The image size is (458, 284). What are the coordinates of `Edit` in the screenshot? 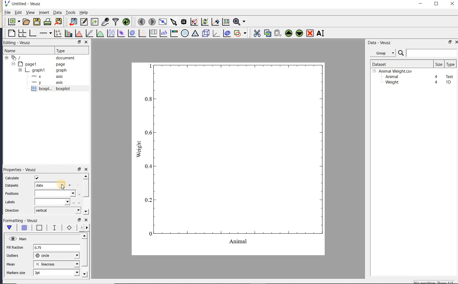 It's located at (17, 13).